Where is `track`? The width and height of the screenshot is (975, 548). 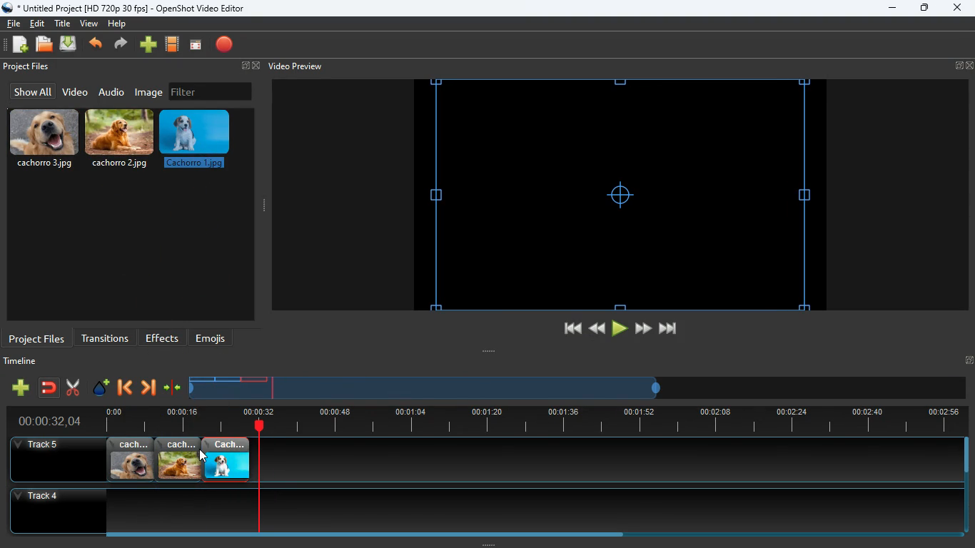
track is located at coordinates (473, 510).